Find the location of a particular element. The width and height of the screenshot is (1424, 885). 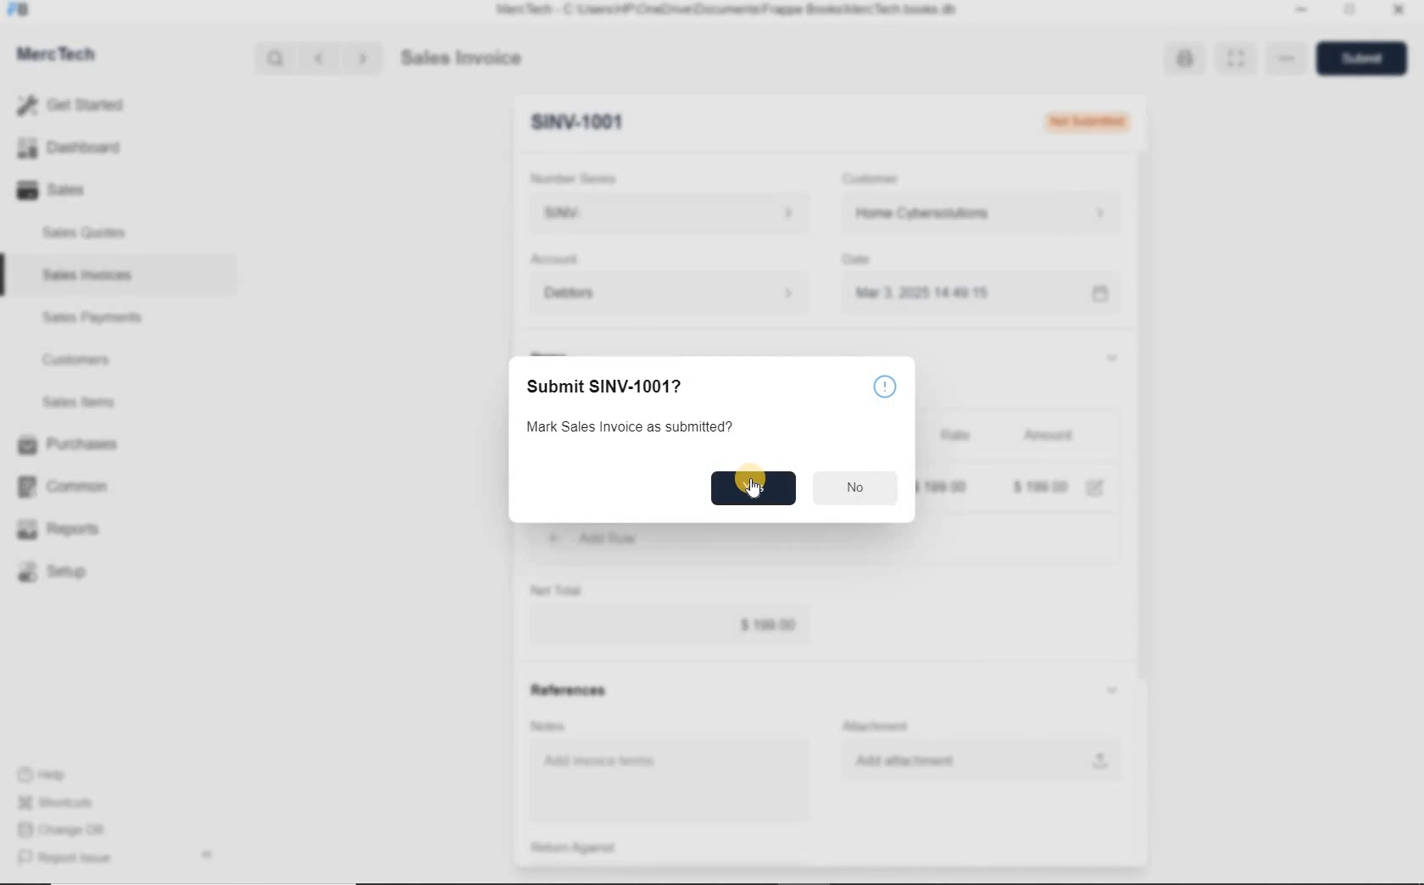

MercTech is located at coordinates (64, 58).